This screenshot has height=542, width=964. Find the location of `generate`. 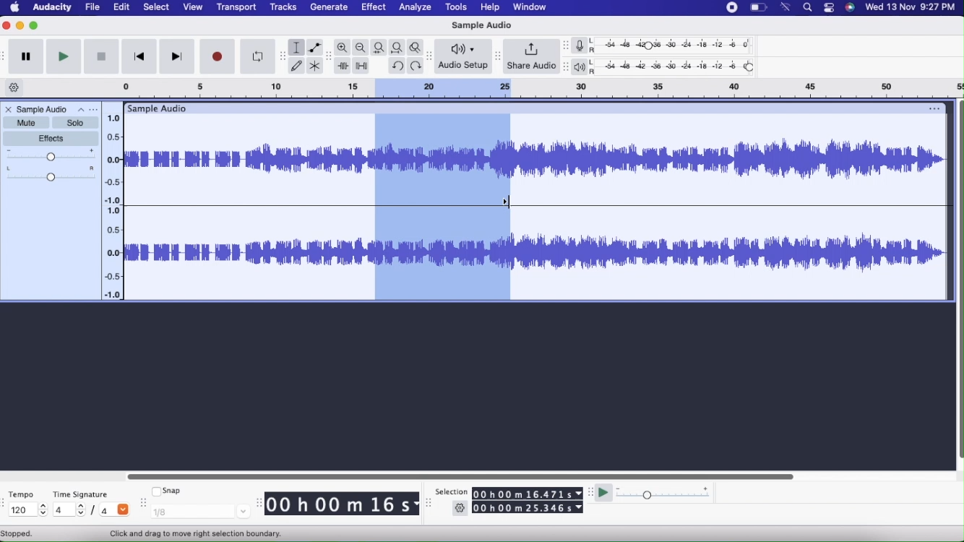

generate is located at coordinates (328, 7).